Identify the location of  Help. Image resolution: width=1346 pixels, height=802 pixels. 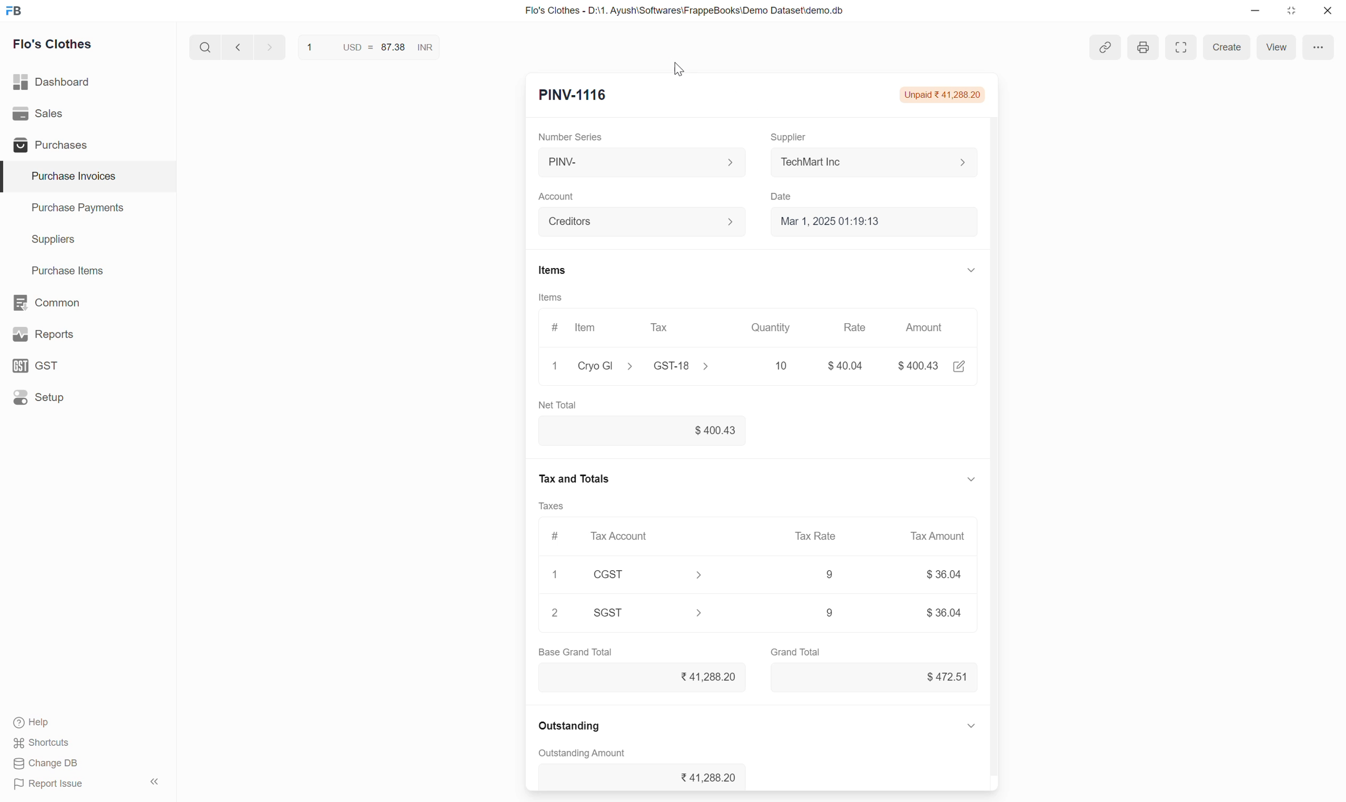
(44, 724).